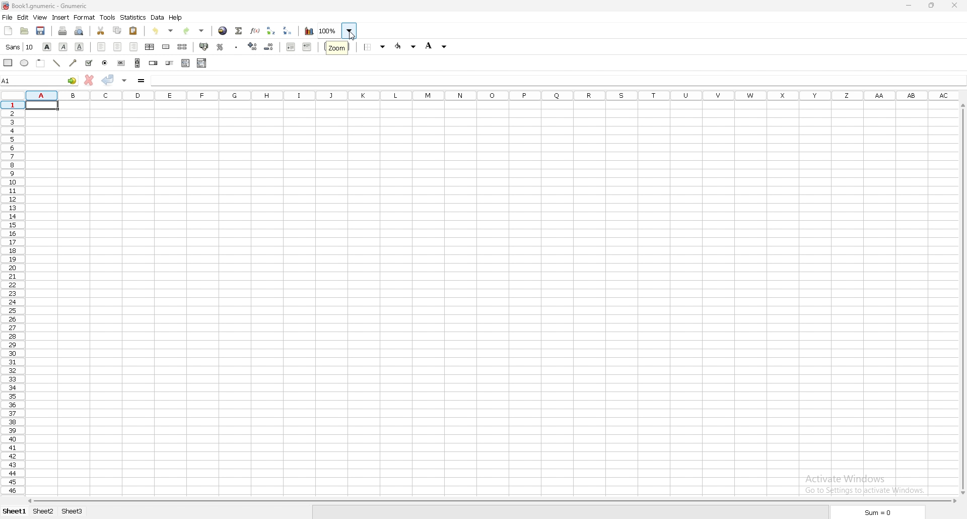 The height and width of the screenshot is (519, 967). I want to click on selected cell, so click(43, 106).